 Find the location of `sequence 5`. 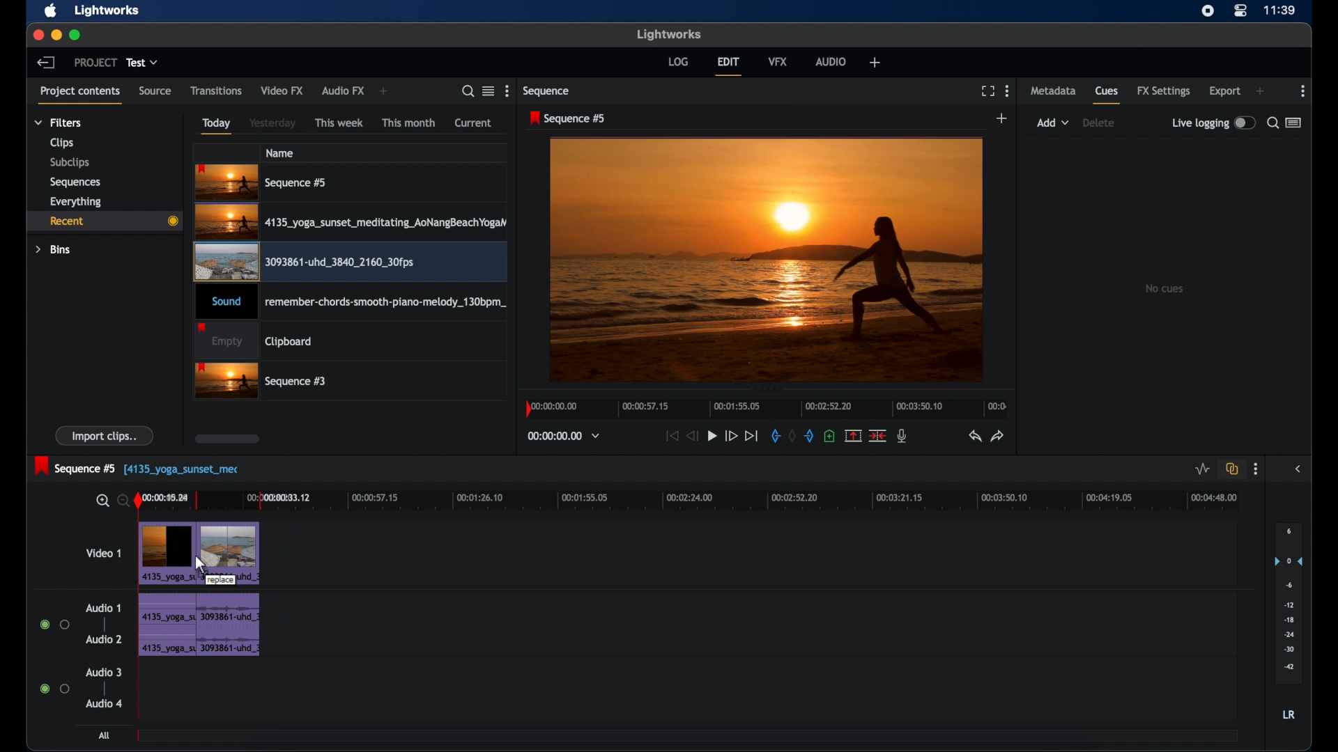

sequence 5 is located at coordinates (96, 467).